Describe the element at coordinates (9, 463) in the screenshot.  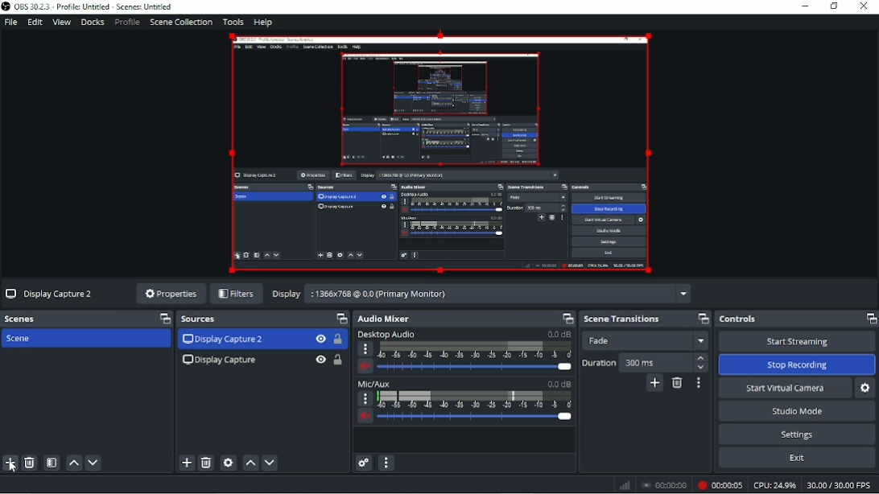
I see `Add scene` at that location.